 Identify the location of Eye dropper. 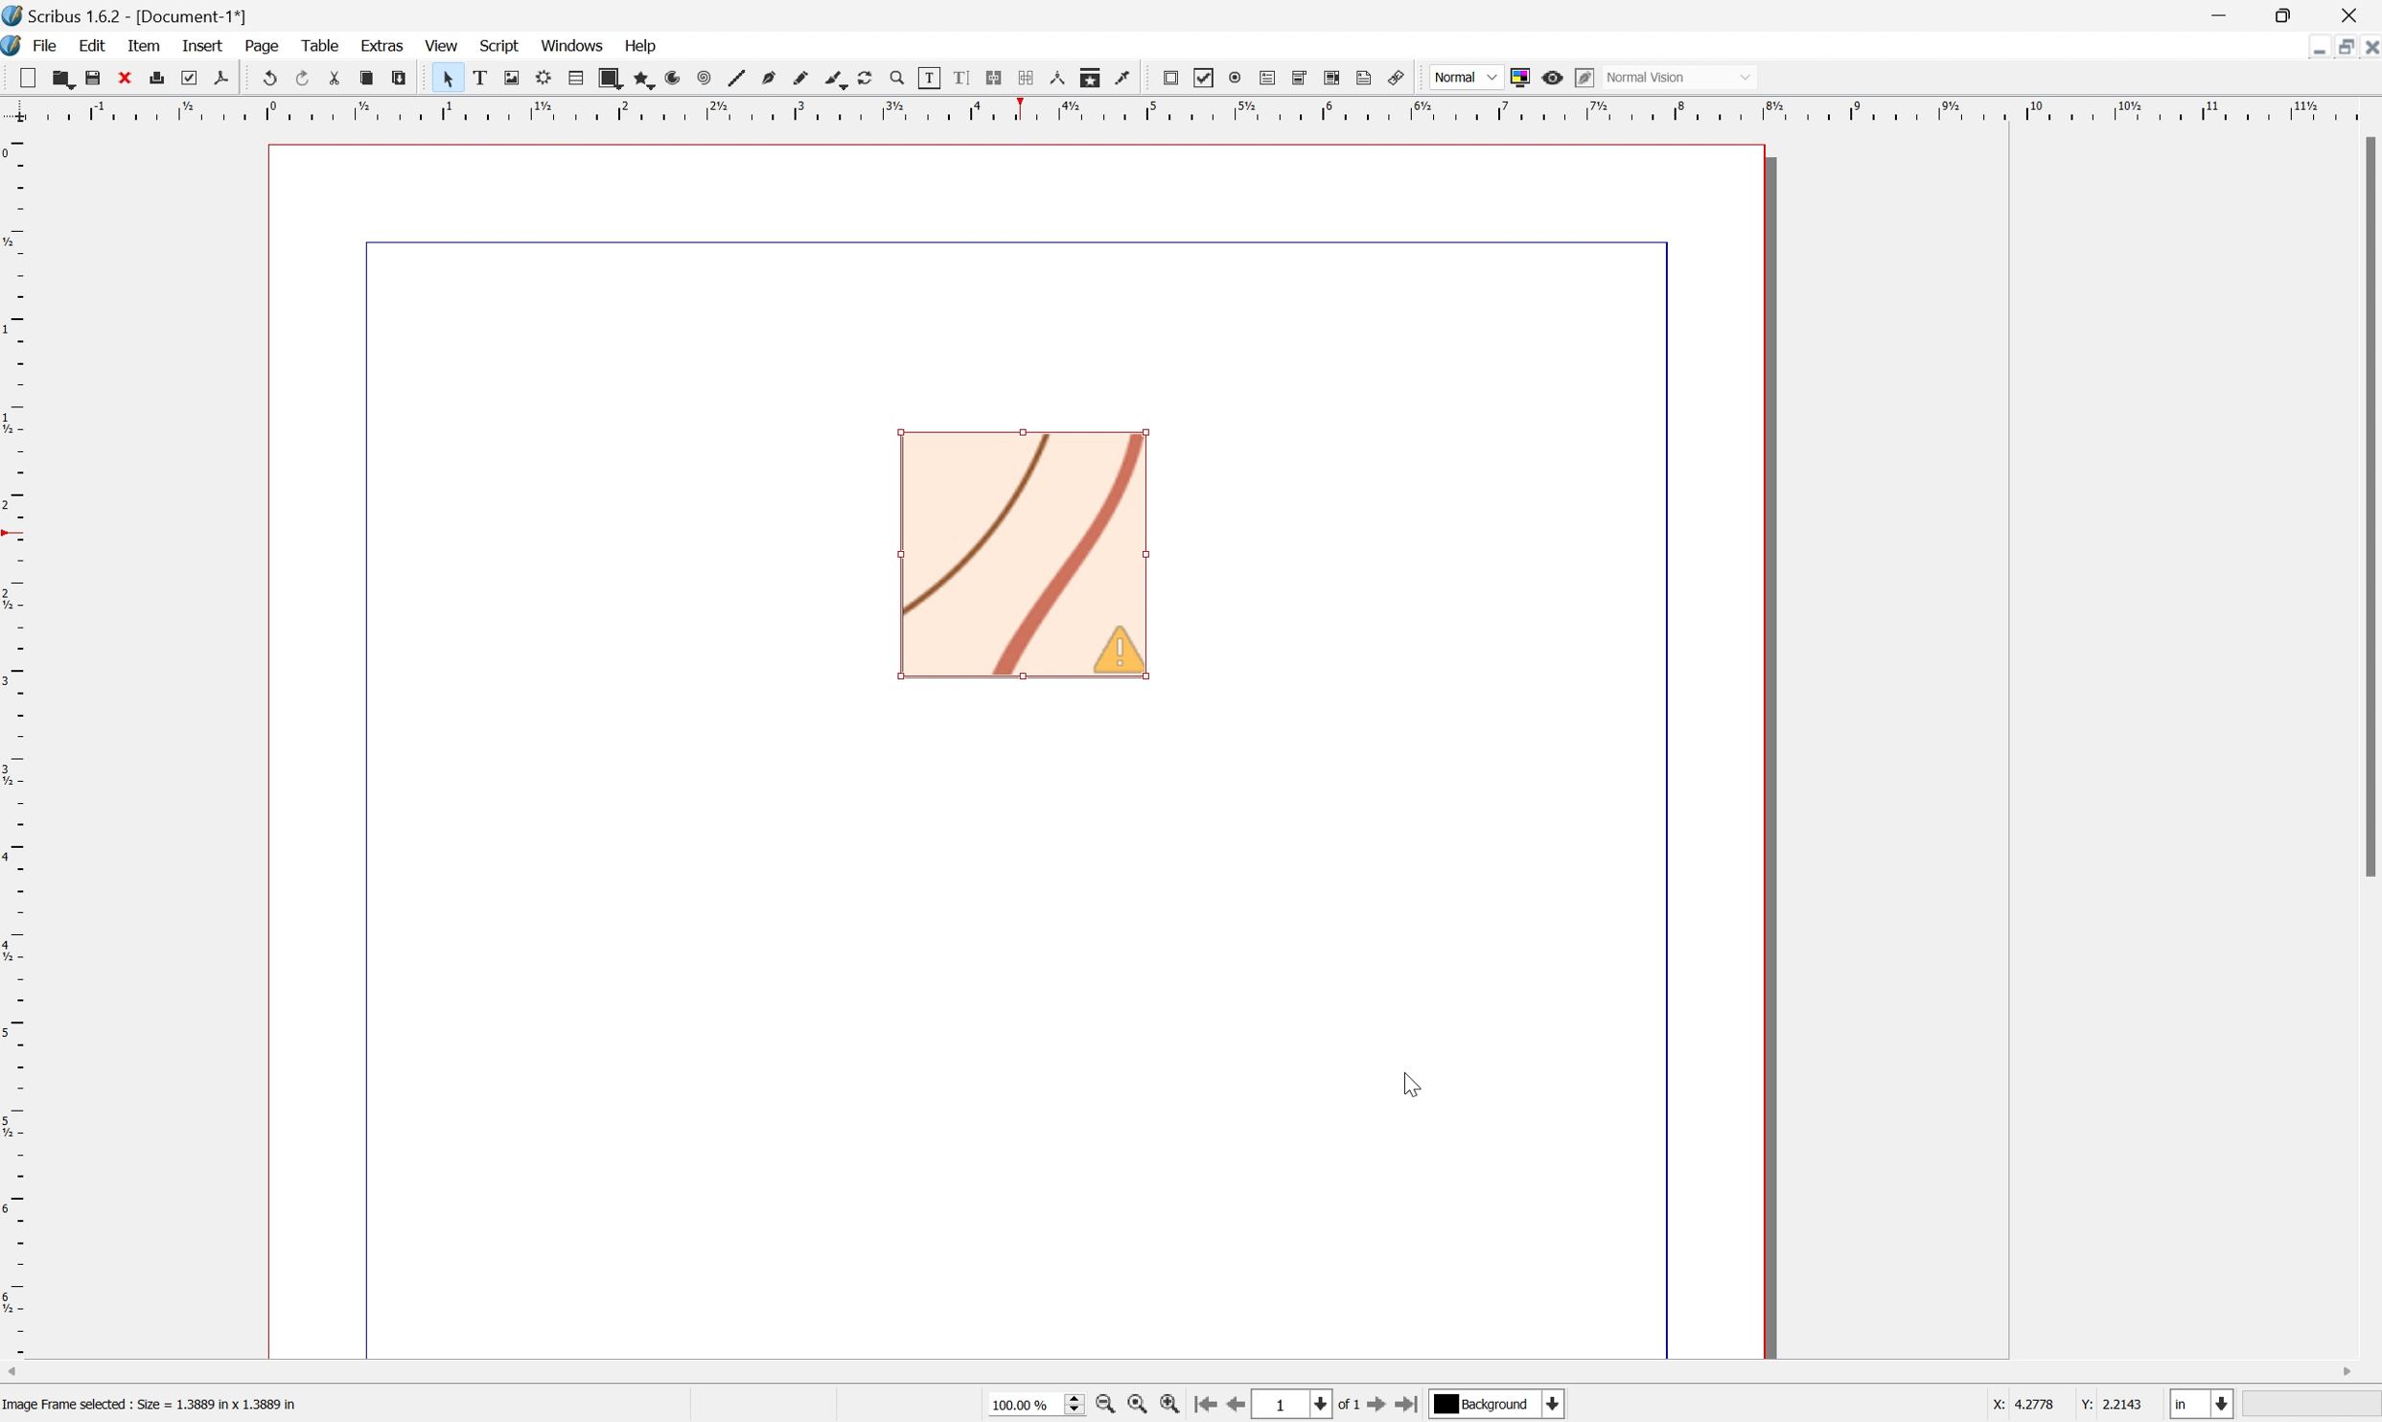
(1129, 81).